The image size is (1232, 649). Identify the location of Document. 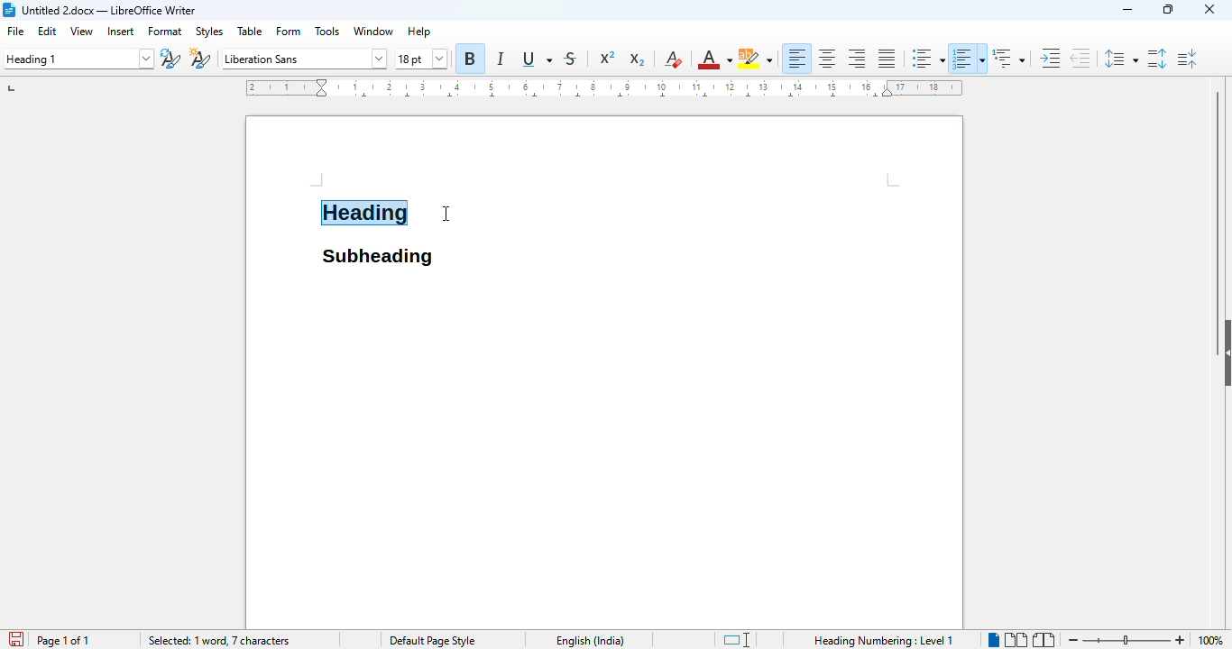
(605, 451).